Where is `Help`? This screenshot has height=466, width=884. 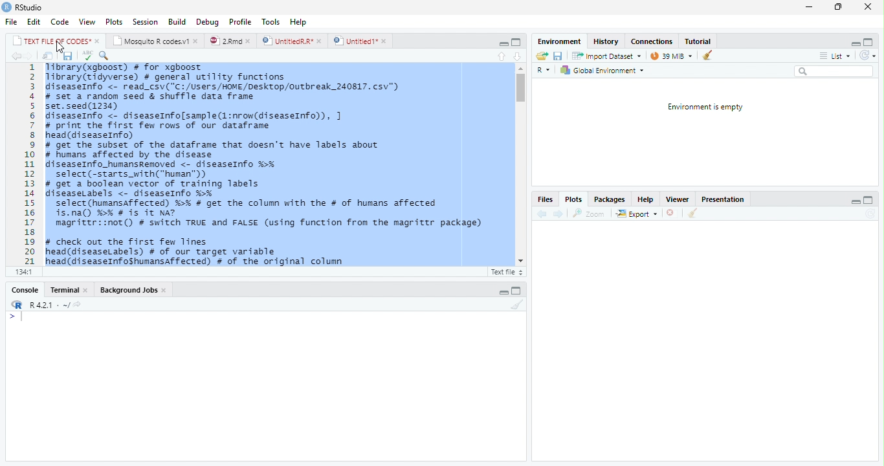
Help is located at coordinates (644, 199).